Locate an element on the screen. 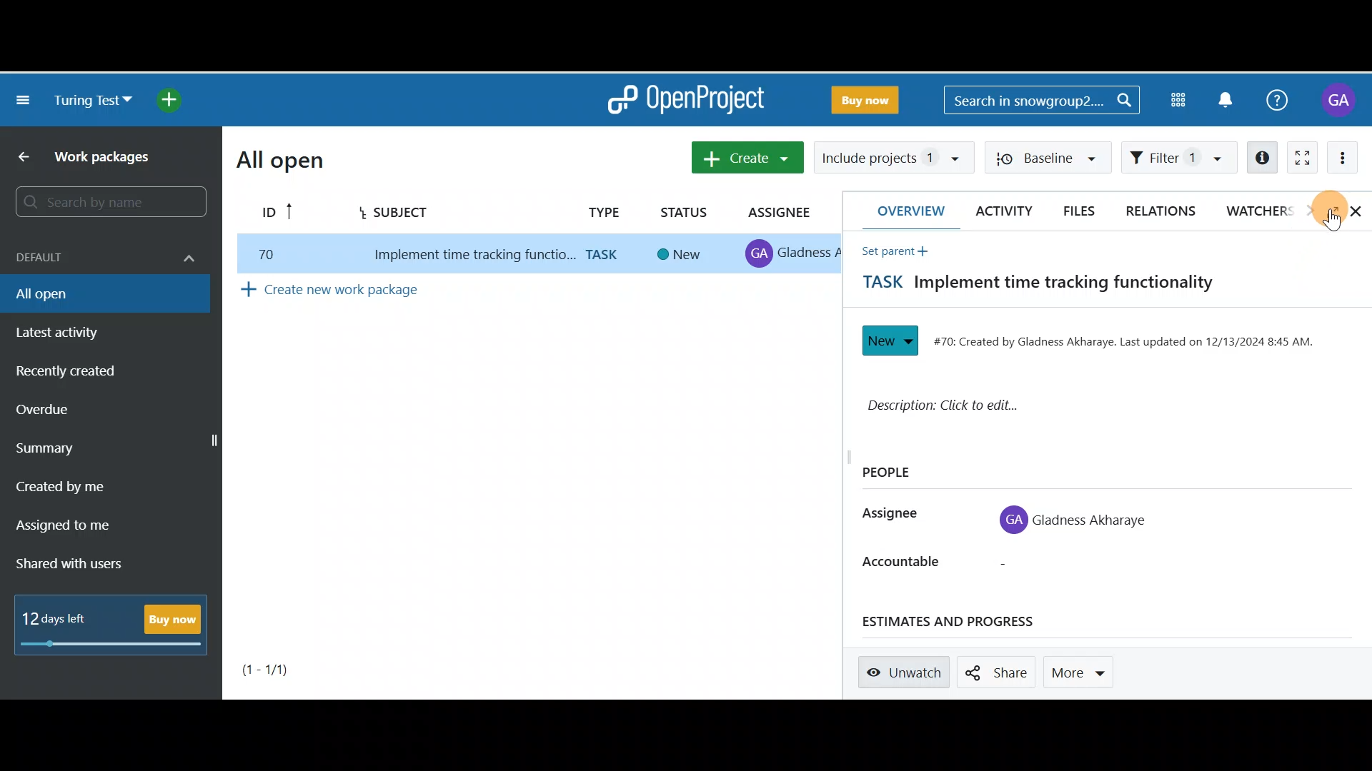 The width and height of the screenshot is (1372, 771). Turing test is located at coordinates (93, 101).